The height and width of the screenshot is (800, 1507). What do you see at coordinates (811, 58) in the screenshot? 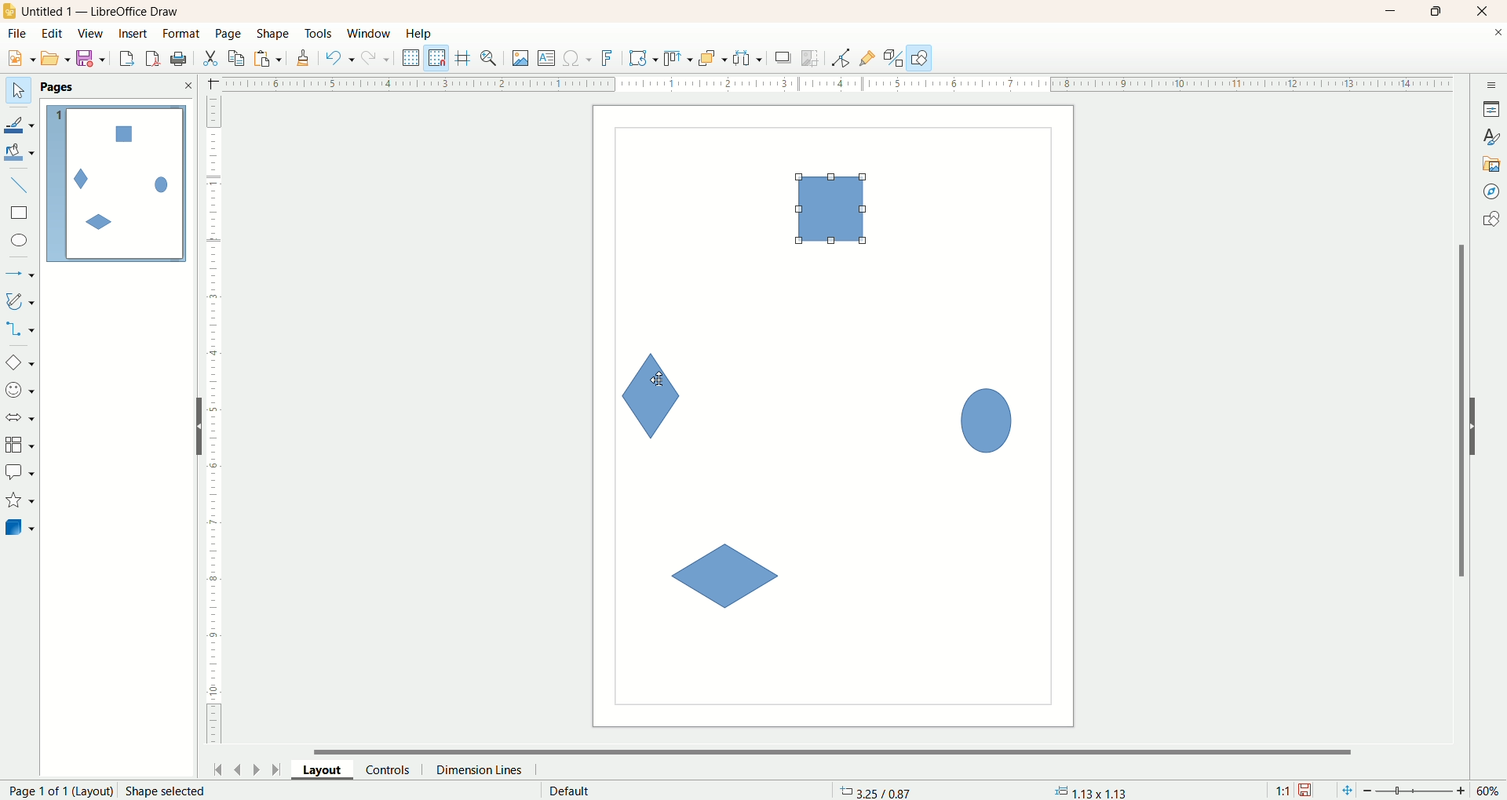
I see `crop image` at bounding box center [811, 58].